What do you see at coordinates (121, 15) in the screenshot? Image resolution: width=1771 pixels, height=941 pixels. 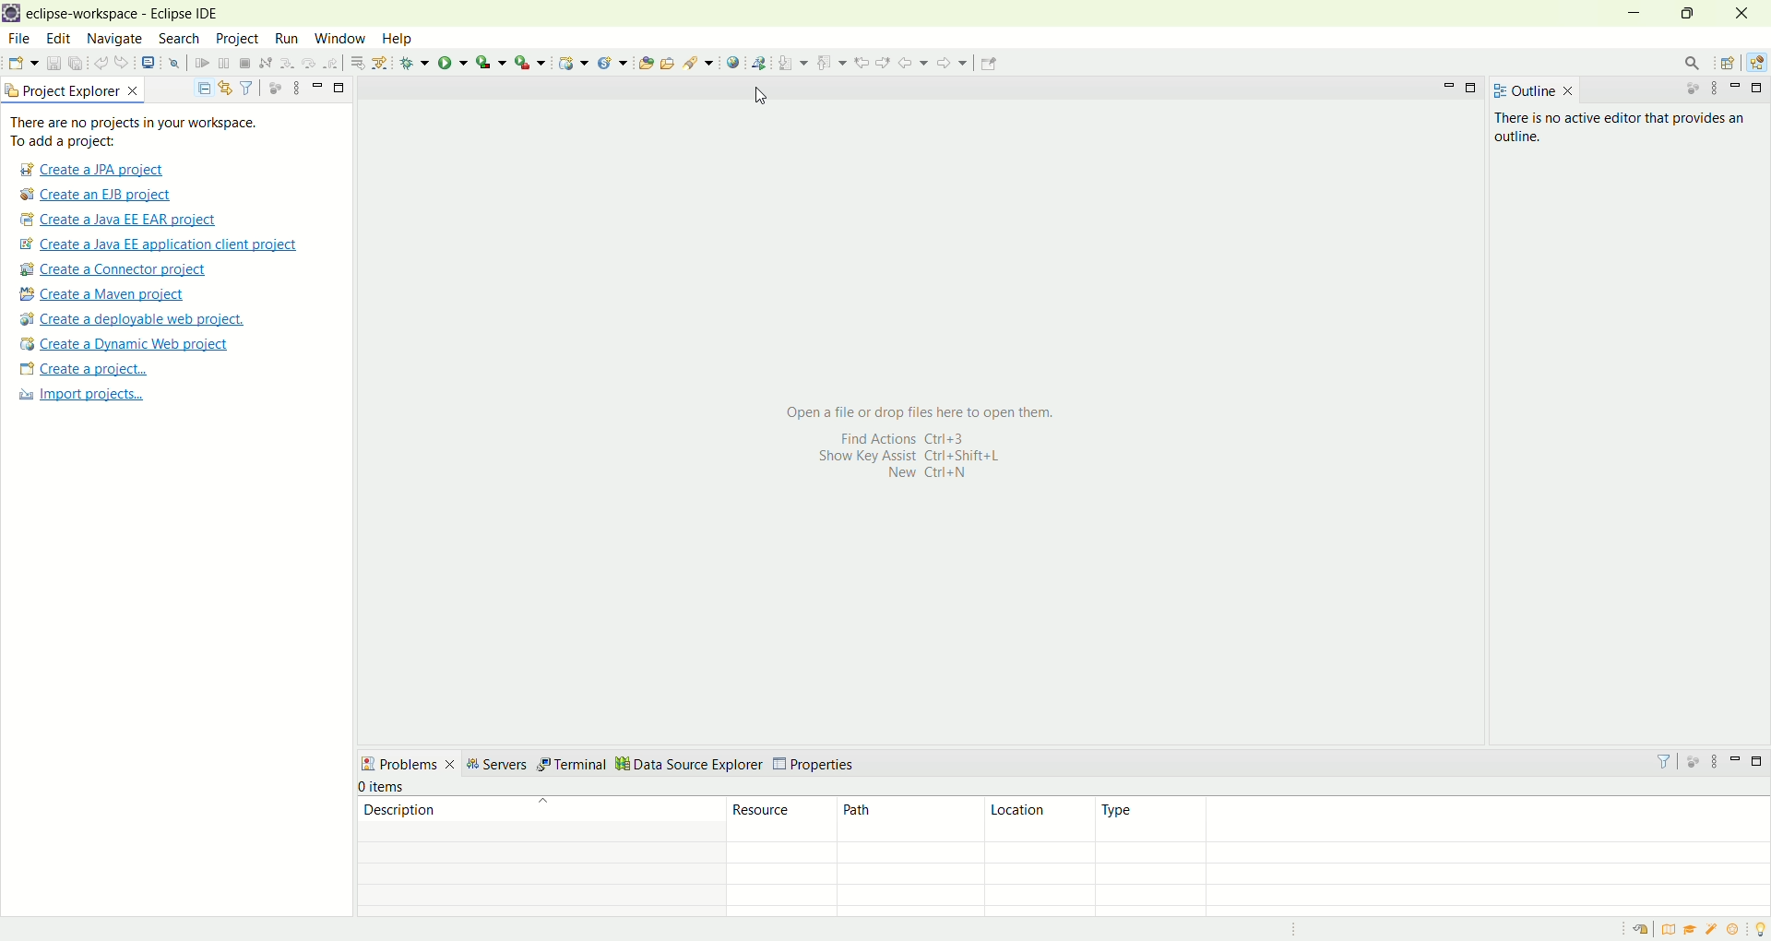 I see `eclipse-workspace-Eclipse IDE` at bounding box center [121, 15].